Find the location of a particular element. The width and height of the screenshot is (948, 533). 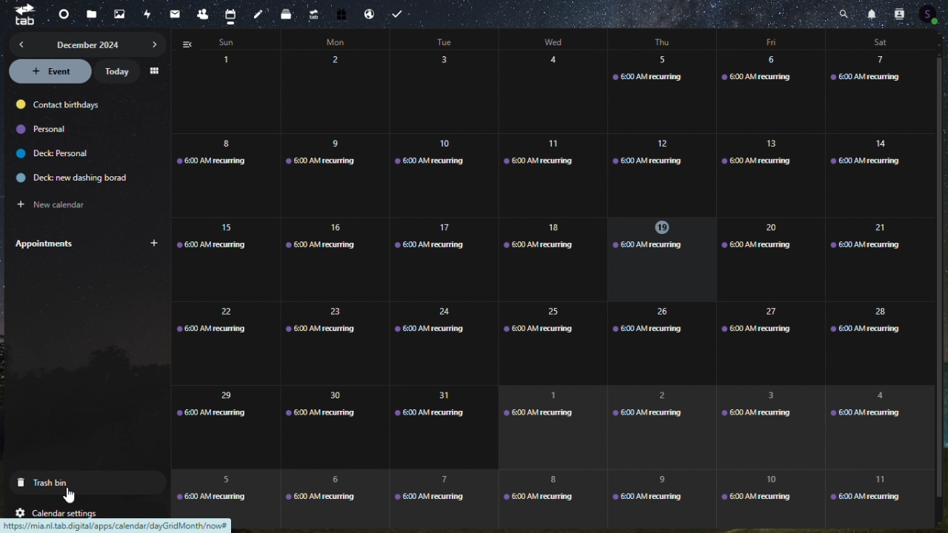

notes is located at coordinates (258, 14).